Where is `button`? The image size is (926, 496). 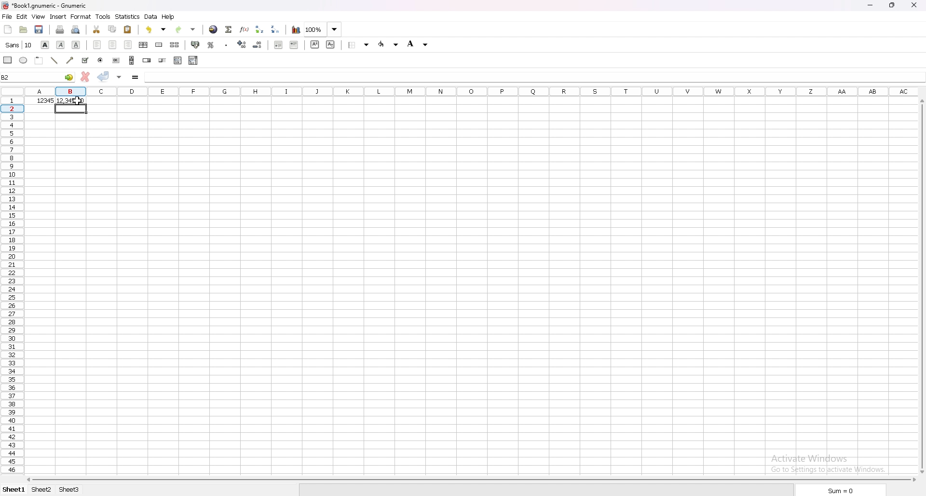 button is located at coordinates (116, 60).